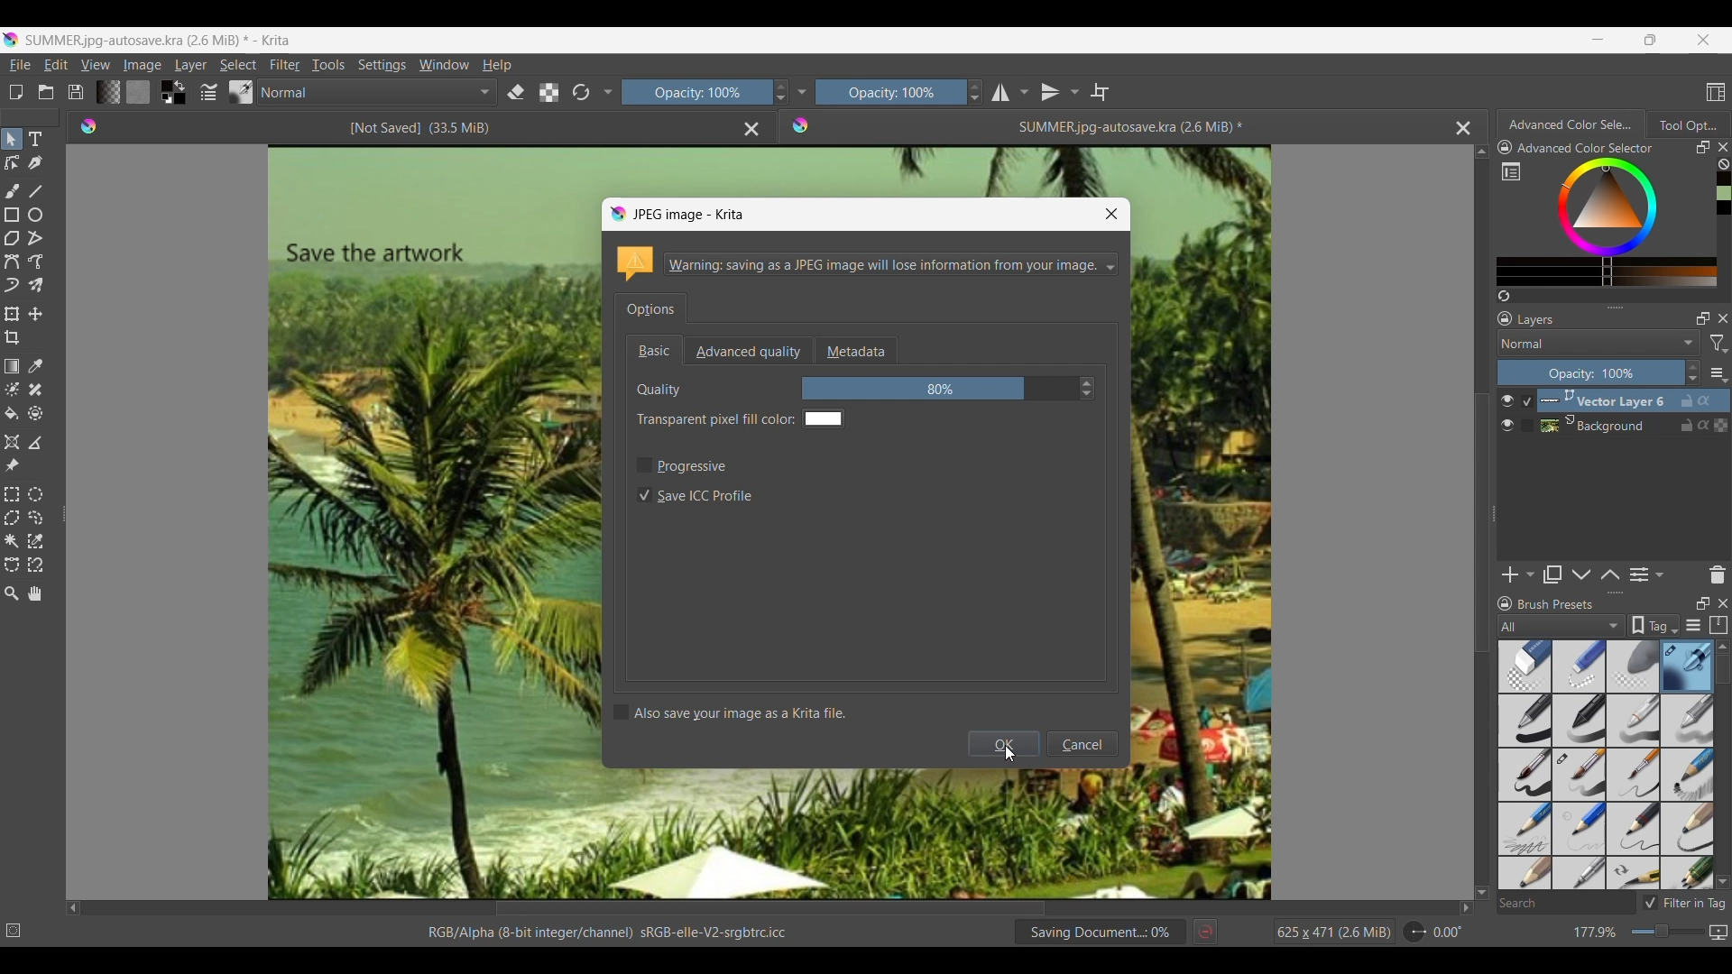 This screenshot has height=974, width=1732. What do you see at coordinates (1722, 648) in the screenshot?
I see `Quick slide to top` at bounding box center [1722, 648].